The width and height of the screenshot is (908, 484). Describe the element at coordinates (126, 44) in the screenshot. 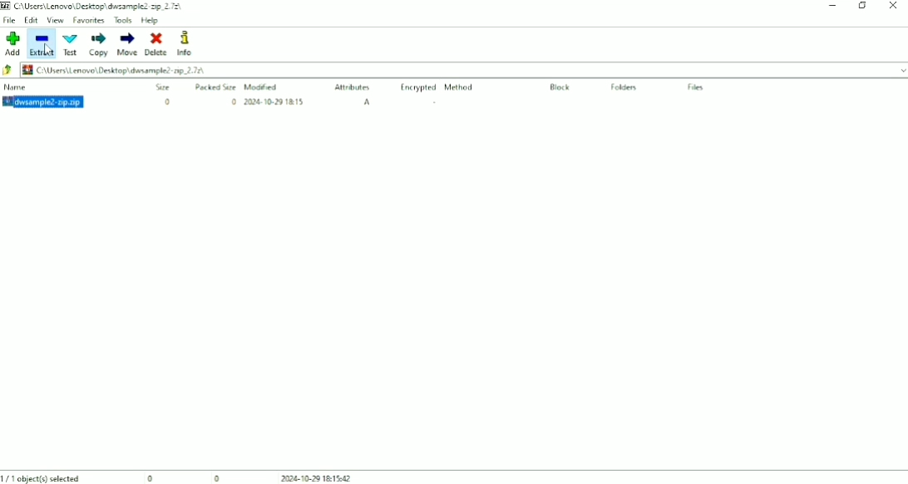

I see `Move` at that location.